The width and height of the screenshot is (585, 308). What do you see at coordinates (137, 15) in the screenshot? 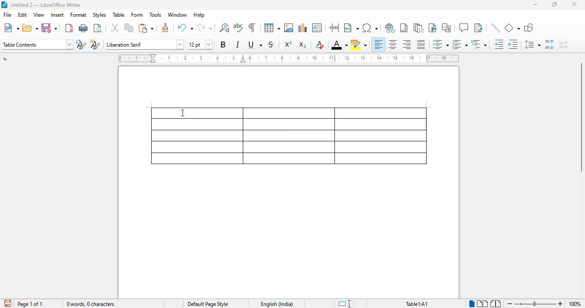
I see `form` at bounding box center [137, 15].